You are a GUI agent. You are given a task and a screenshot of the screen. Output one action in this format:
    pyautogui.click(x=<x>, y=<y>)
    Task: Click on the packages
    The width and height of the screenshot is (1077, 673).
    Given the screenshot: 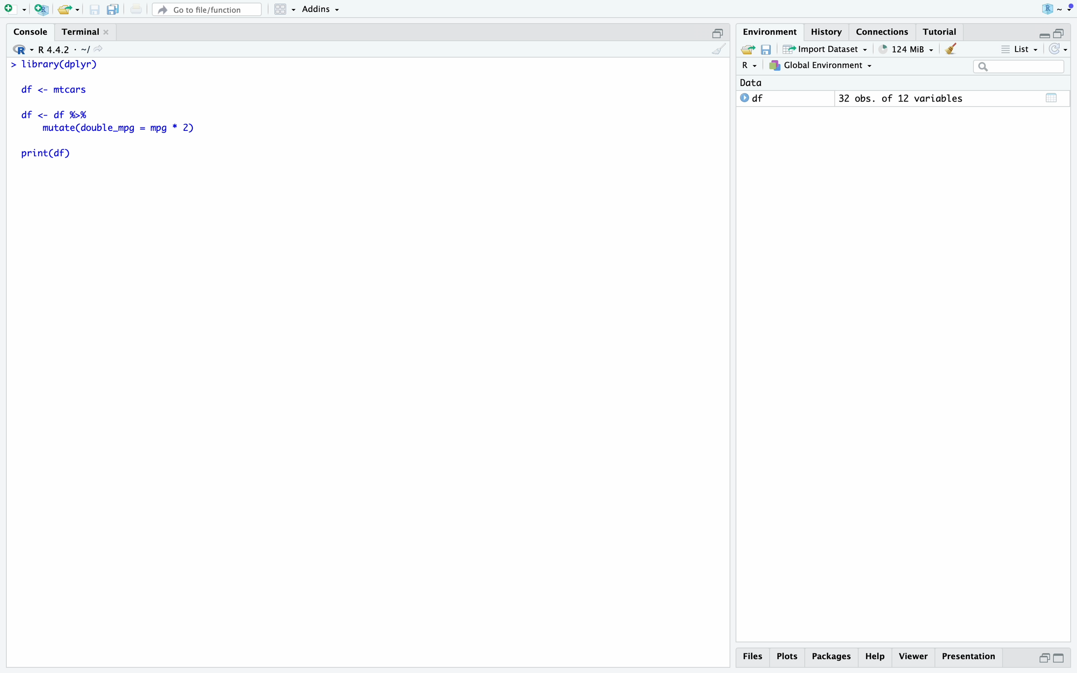 What is the action you would take?
    pyautogui.click(x=832, y=658)
    